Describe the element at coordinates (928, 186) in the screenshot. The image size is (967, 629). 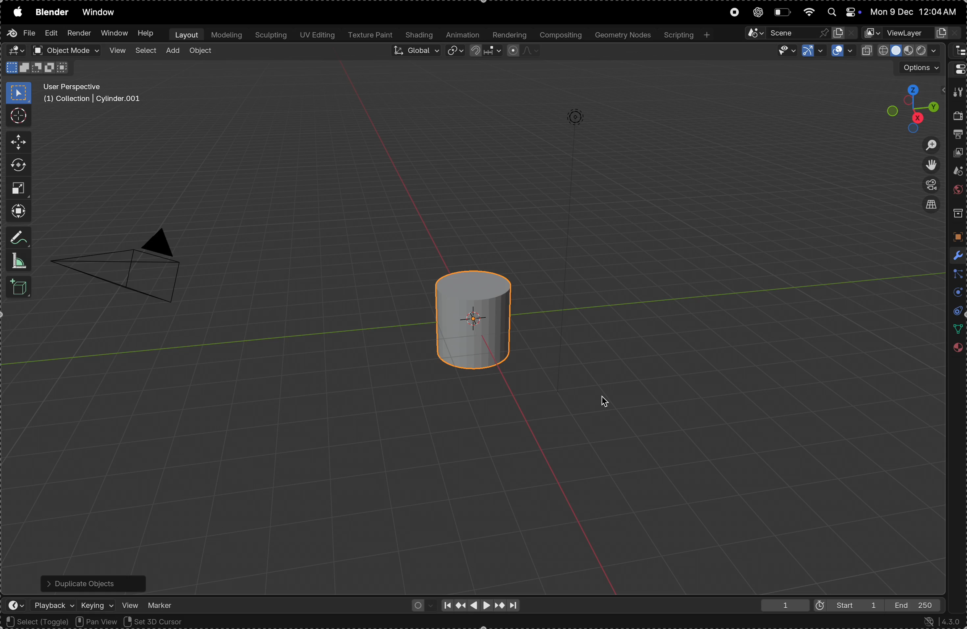
I see `toggle camera view` at that location.